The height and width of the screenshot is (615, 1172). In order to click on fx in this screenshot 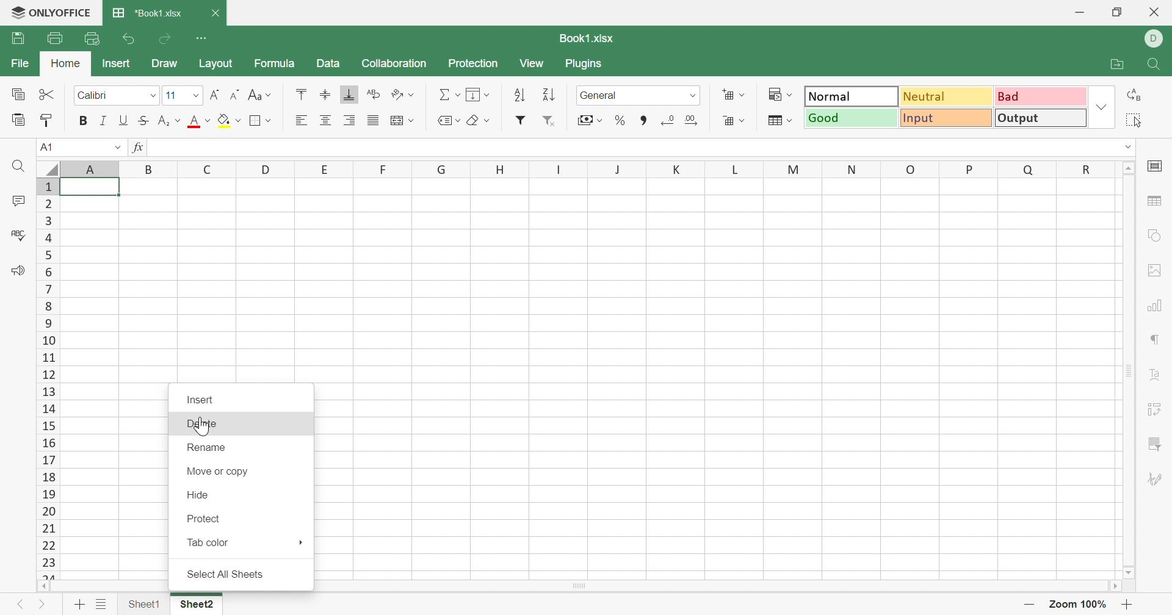, I will do `click(139, 148)`.